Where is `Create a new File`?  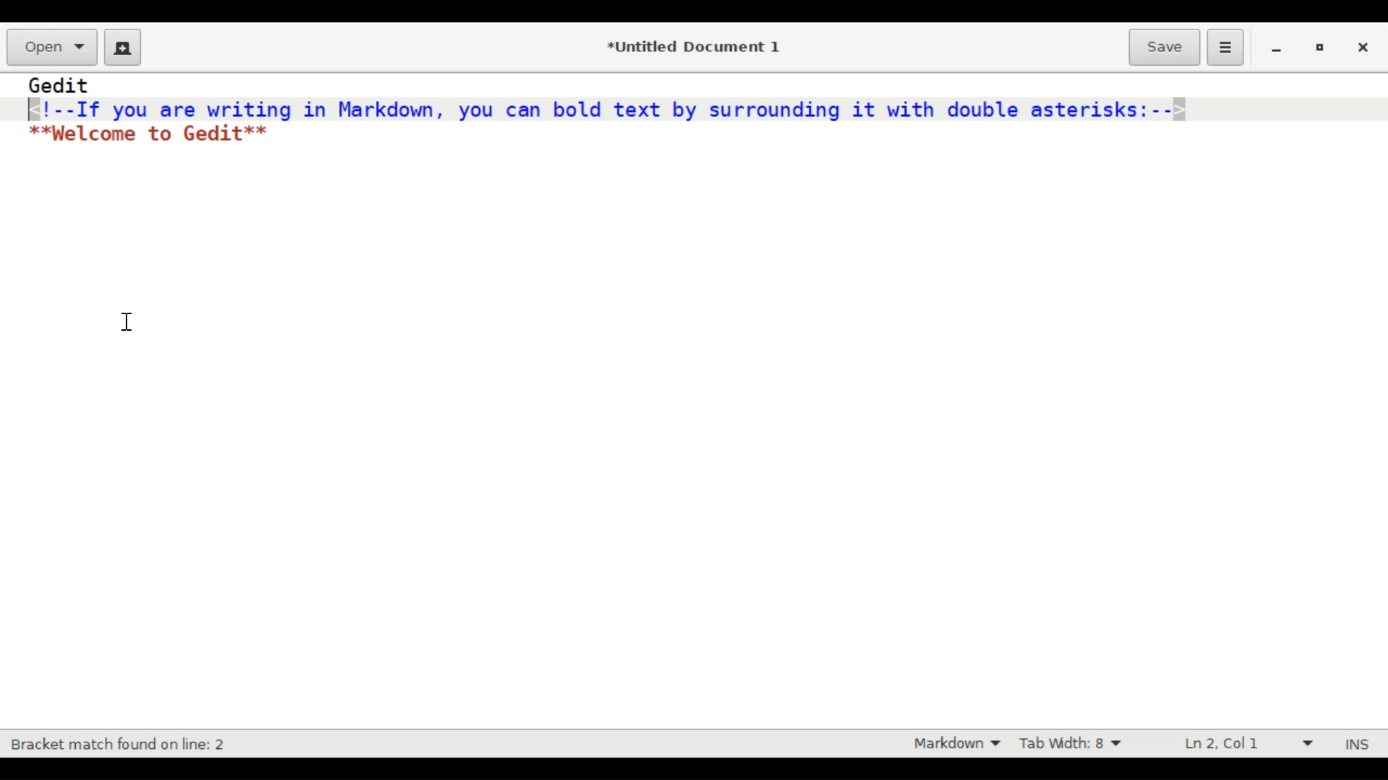 Create a new File is located at coordinates (120, 46).